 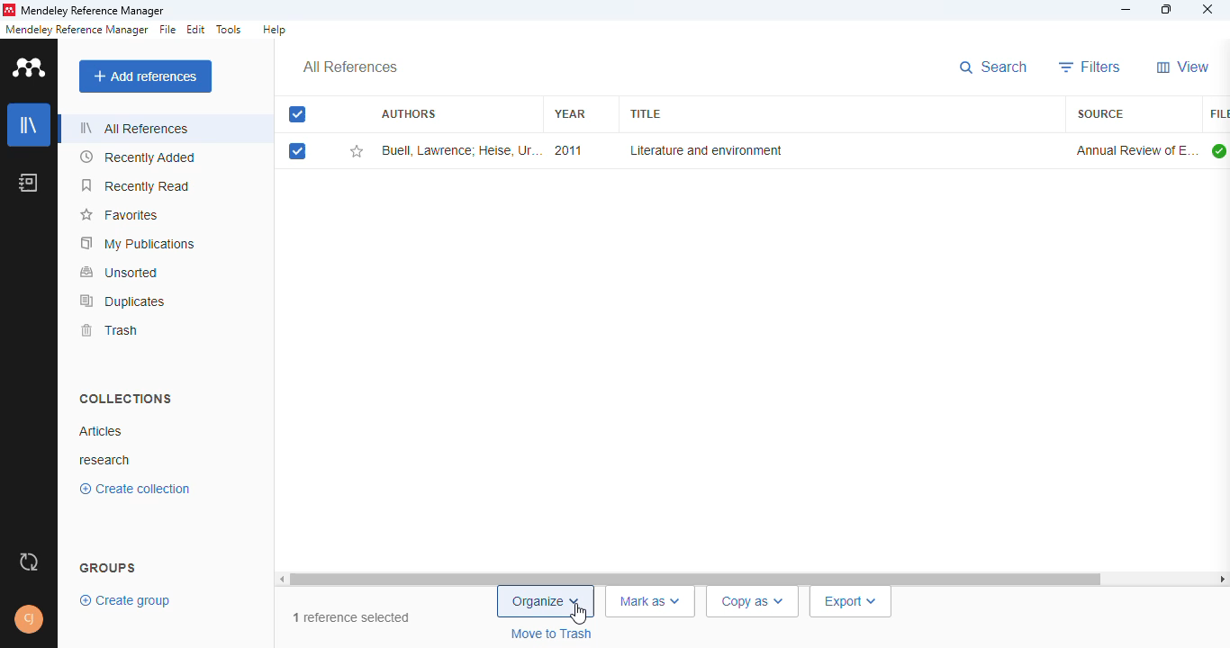 I want to click on library, so click(x=28, y=125).